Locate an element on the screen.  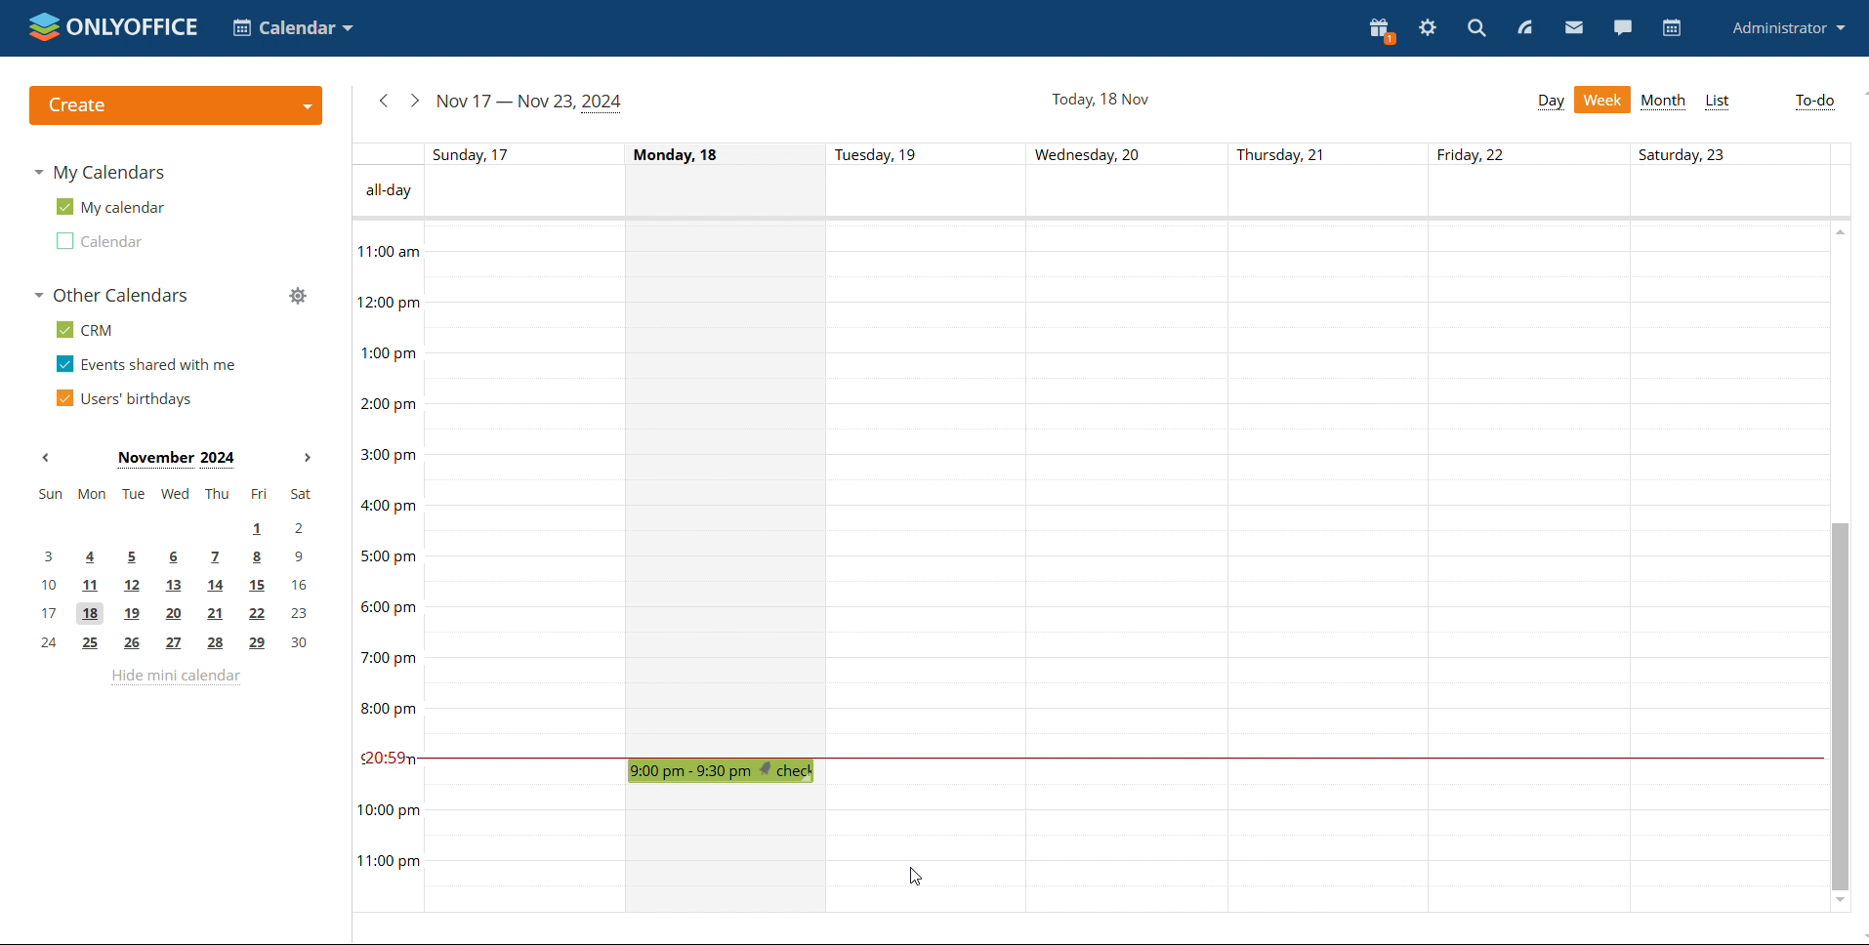
previous month is located at coordinates (47, 457).